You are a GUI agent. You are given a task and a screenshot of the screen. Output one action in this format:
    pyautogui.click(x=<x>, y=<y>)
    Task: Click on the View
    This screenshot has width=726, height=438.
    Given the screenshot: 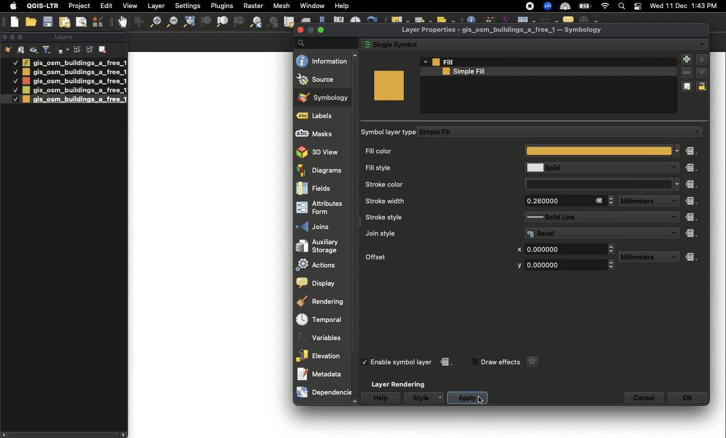 What is the action you would take?
    pyautogui.click(x=129, y=6)
    